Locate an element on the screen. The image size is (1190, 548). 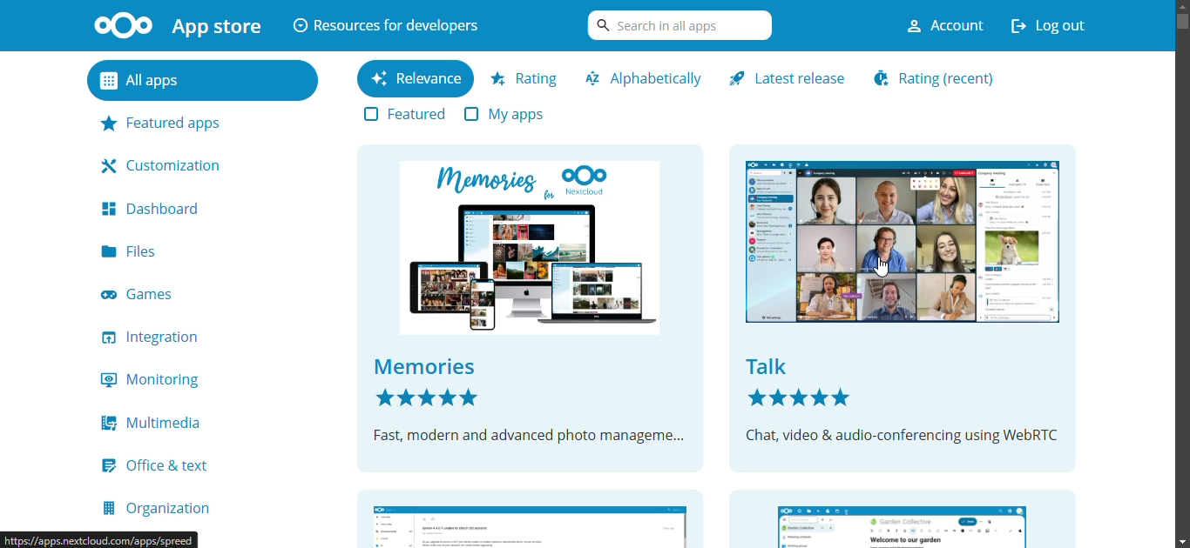
resources for developers is located at coordinates (387, 23).